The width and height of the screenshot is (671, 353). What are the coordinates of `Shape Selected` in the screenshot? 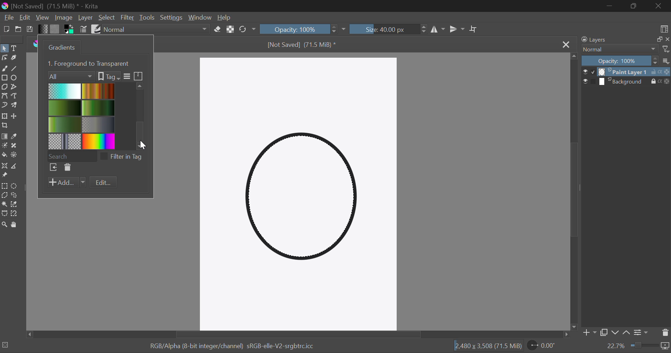 It's located at (303, 200).